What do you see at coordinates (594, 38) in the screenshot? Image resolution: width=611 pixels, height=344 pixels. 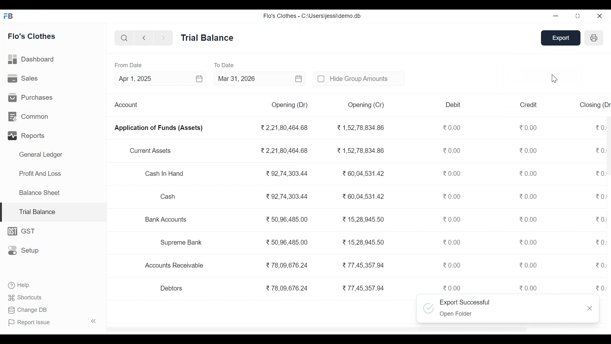 I see `Print` at bounding box center [594, 38].